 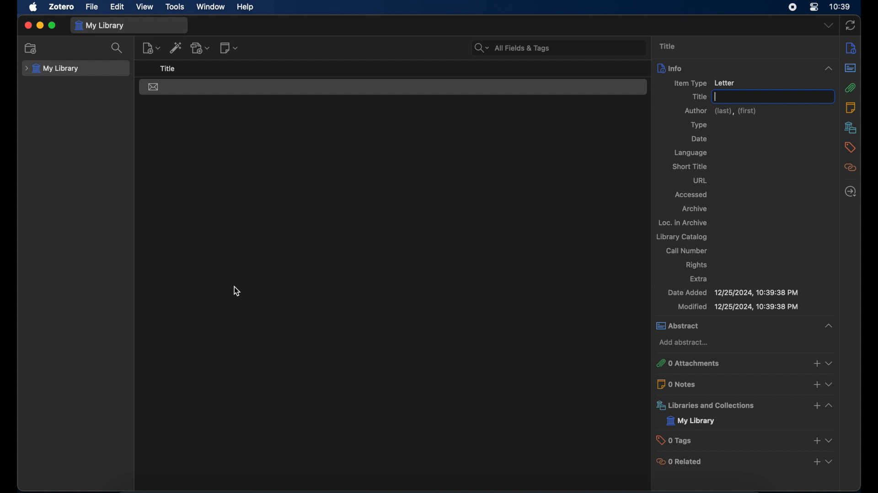 What do you see at coordinates (676, 440) in the screenshot?
I see `0 tags` at bounding box center [676, 440].